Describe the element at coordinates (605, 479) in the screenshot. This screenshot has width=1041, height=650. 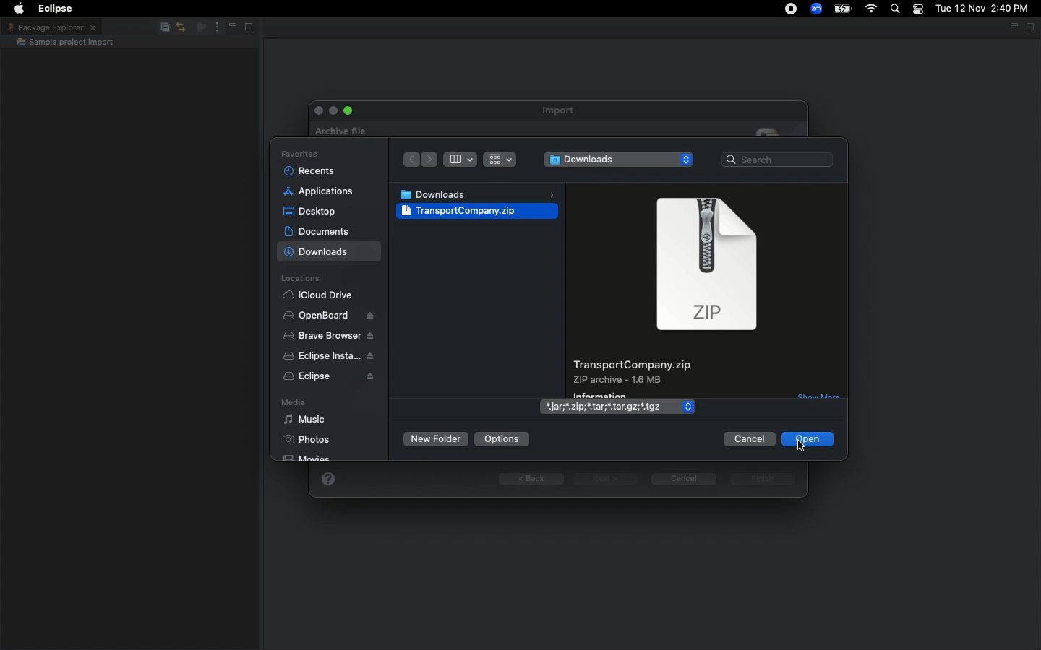
I see `Next` at that location.